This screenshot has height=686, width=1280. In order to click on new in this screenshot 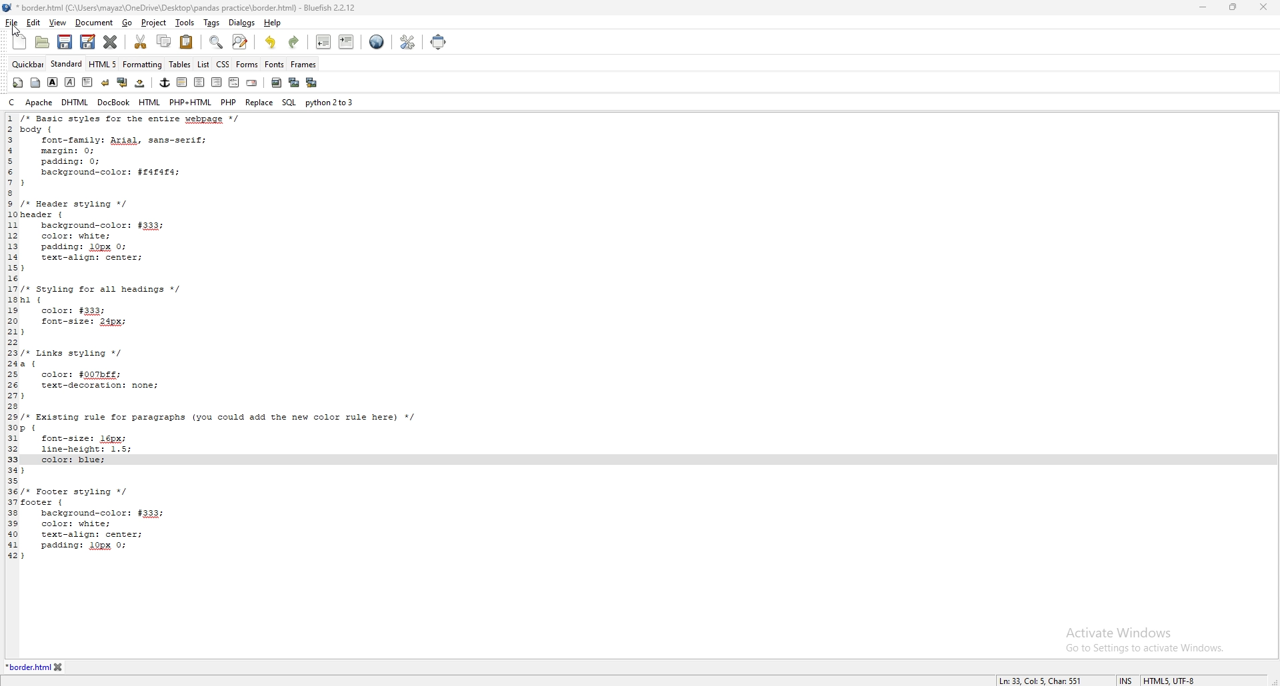, I will do `click(15, 47)`.